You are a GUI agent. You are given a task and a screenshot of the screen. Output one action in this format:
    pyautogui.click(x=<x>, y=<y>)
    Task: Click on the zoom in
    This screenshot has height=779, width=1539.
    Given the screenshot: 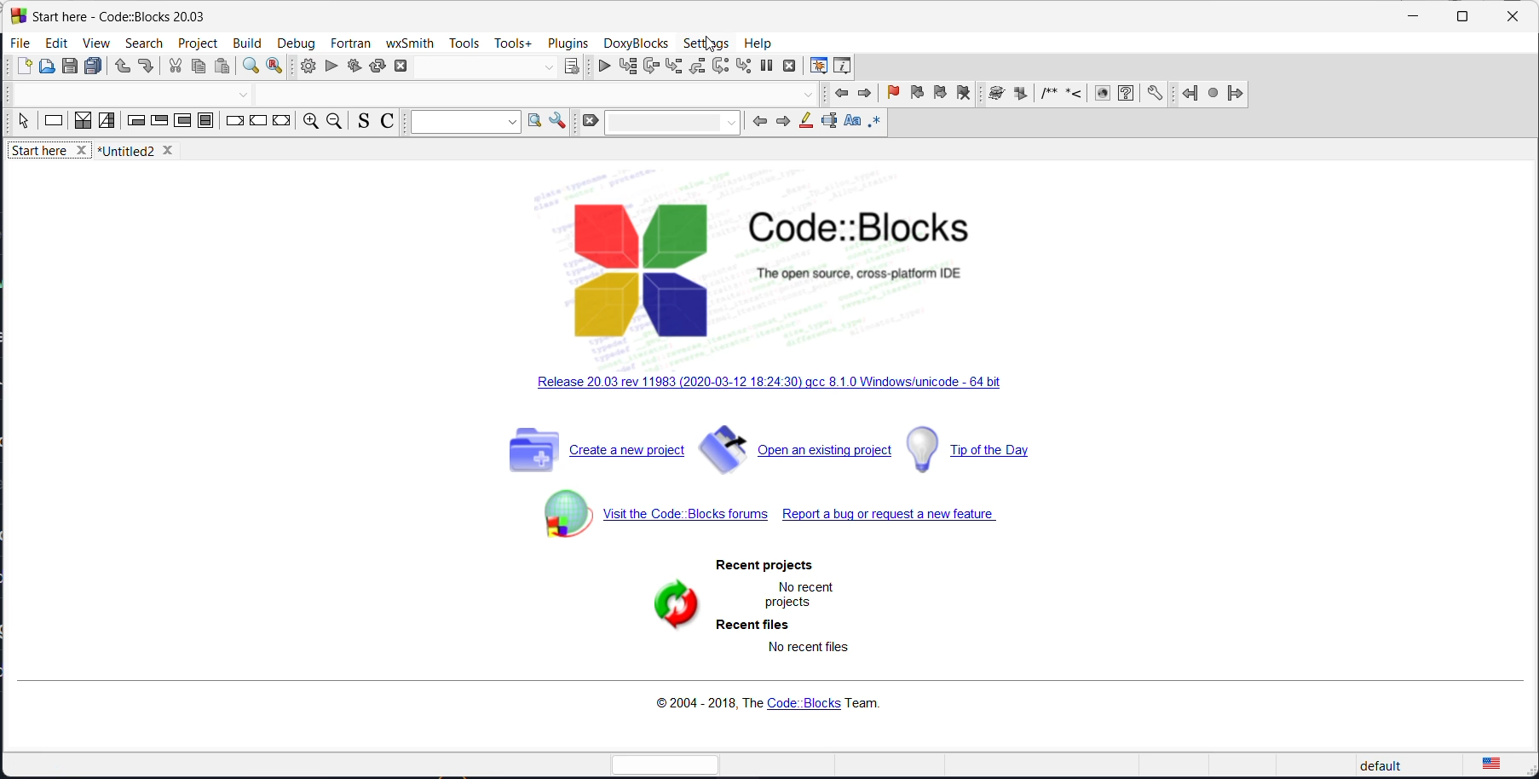 What is the action you would take?
    pyautogui.click(x=308, y=123)
    